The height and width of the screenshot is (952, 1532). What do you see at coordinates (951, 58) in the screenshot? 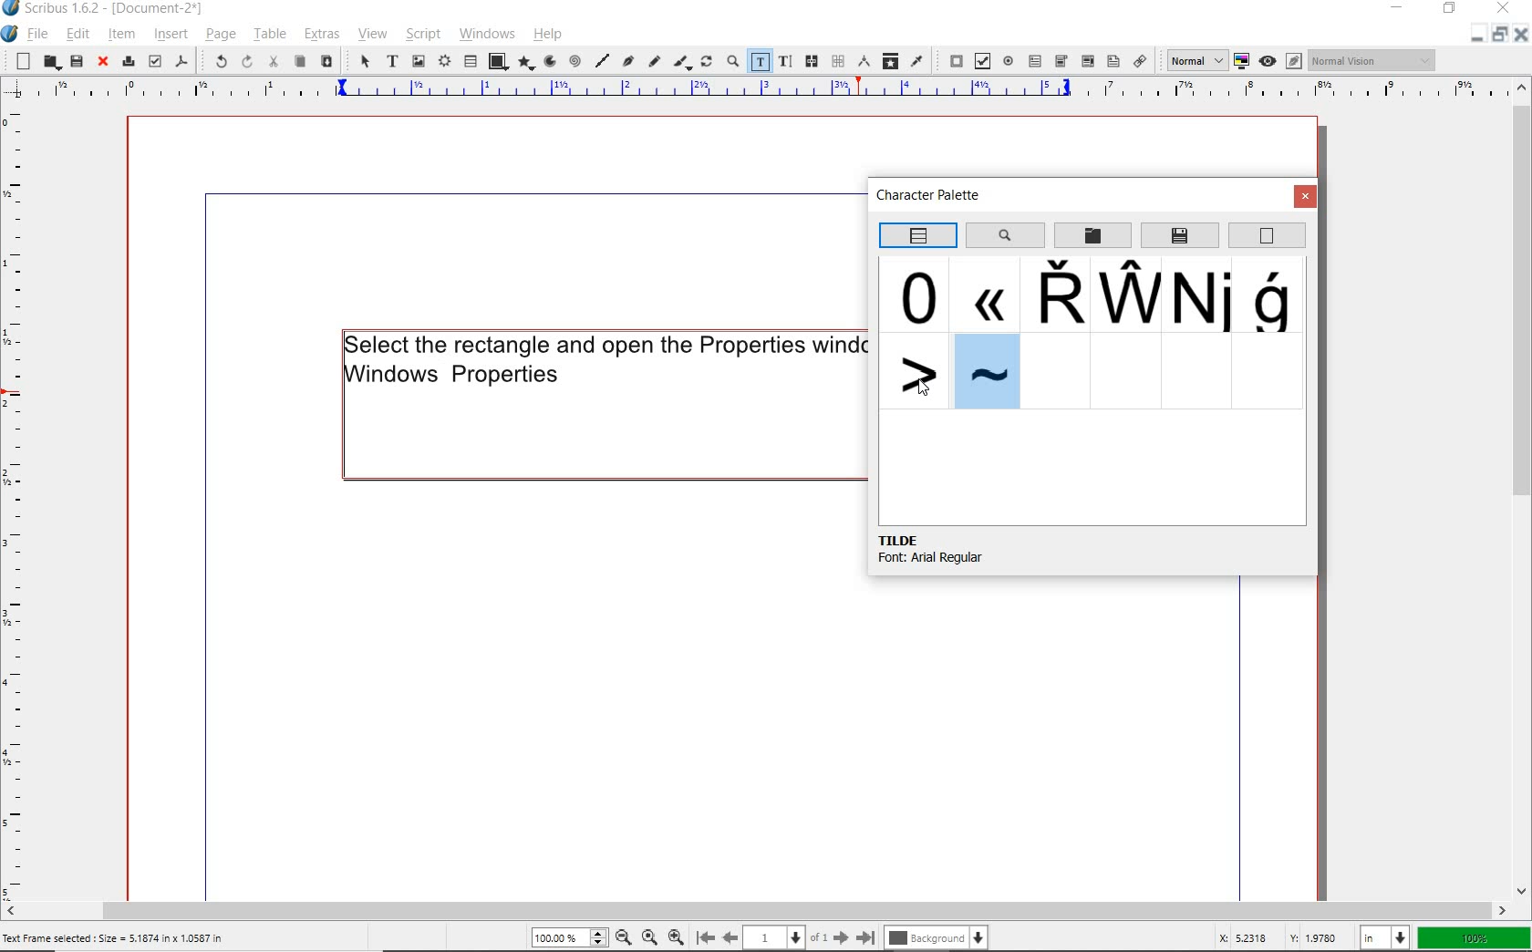
I see `pdf push button` at bounding box center [951, 58].